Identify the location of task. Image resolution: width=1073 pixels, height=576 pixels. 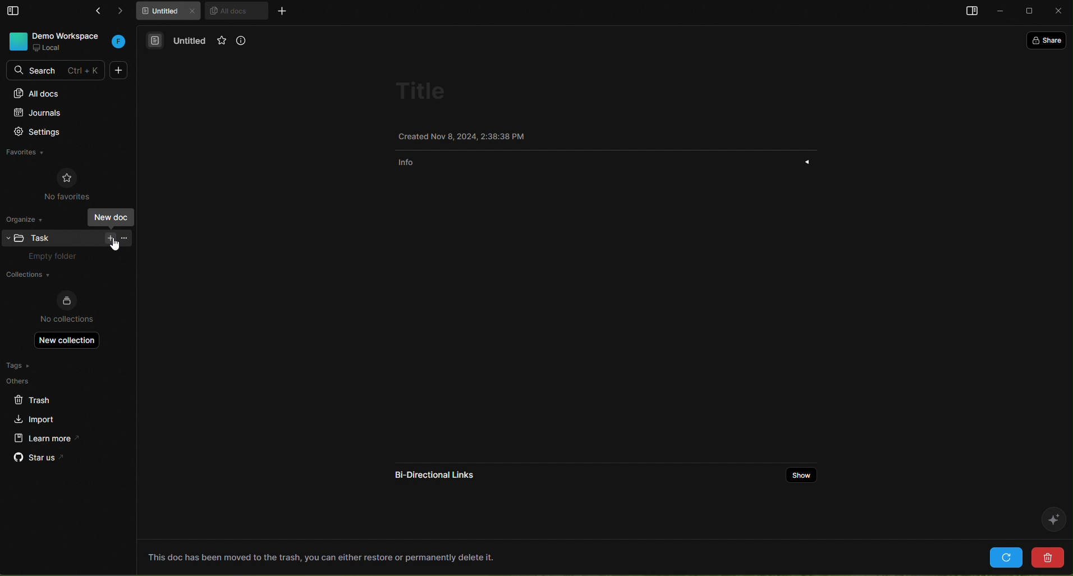
(45, 236).